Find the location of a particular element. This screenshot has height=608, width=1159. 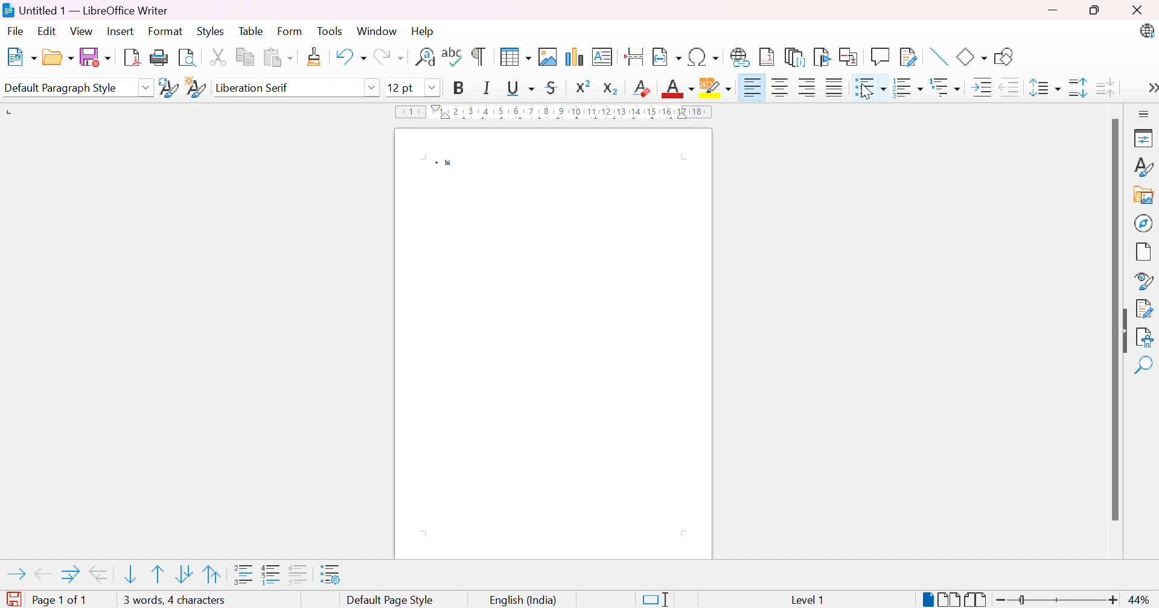

Page 1 of 1 is located at coordinates (44, 601).